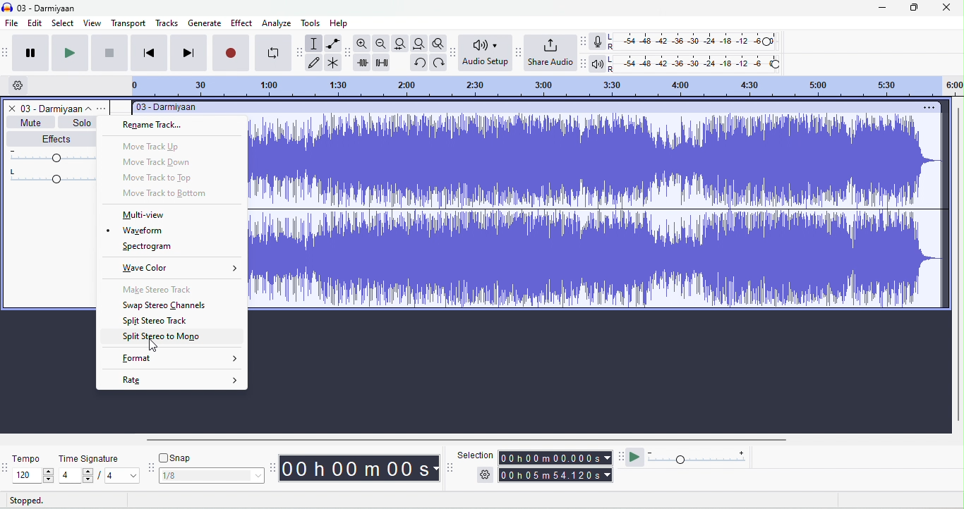 The image size is (964, 509). Describe the element at coordinates (188, 53) in the screenshot. I see `skip to last` at that location.